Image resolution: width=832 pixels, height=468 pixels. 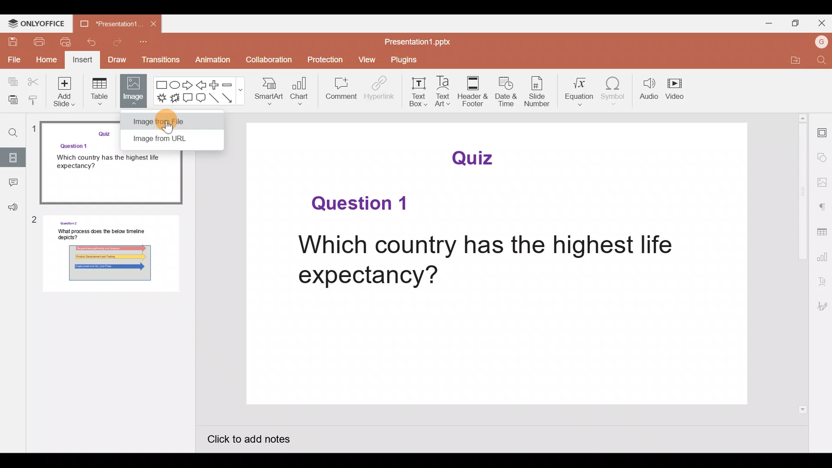 I want to click on Home, so click(x=46, y=59).